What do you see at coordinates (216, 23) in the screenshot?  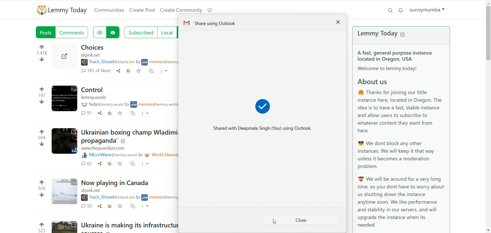 I see `Share using outlook` at bounding box center [216, 23].